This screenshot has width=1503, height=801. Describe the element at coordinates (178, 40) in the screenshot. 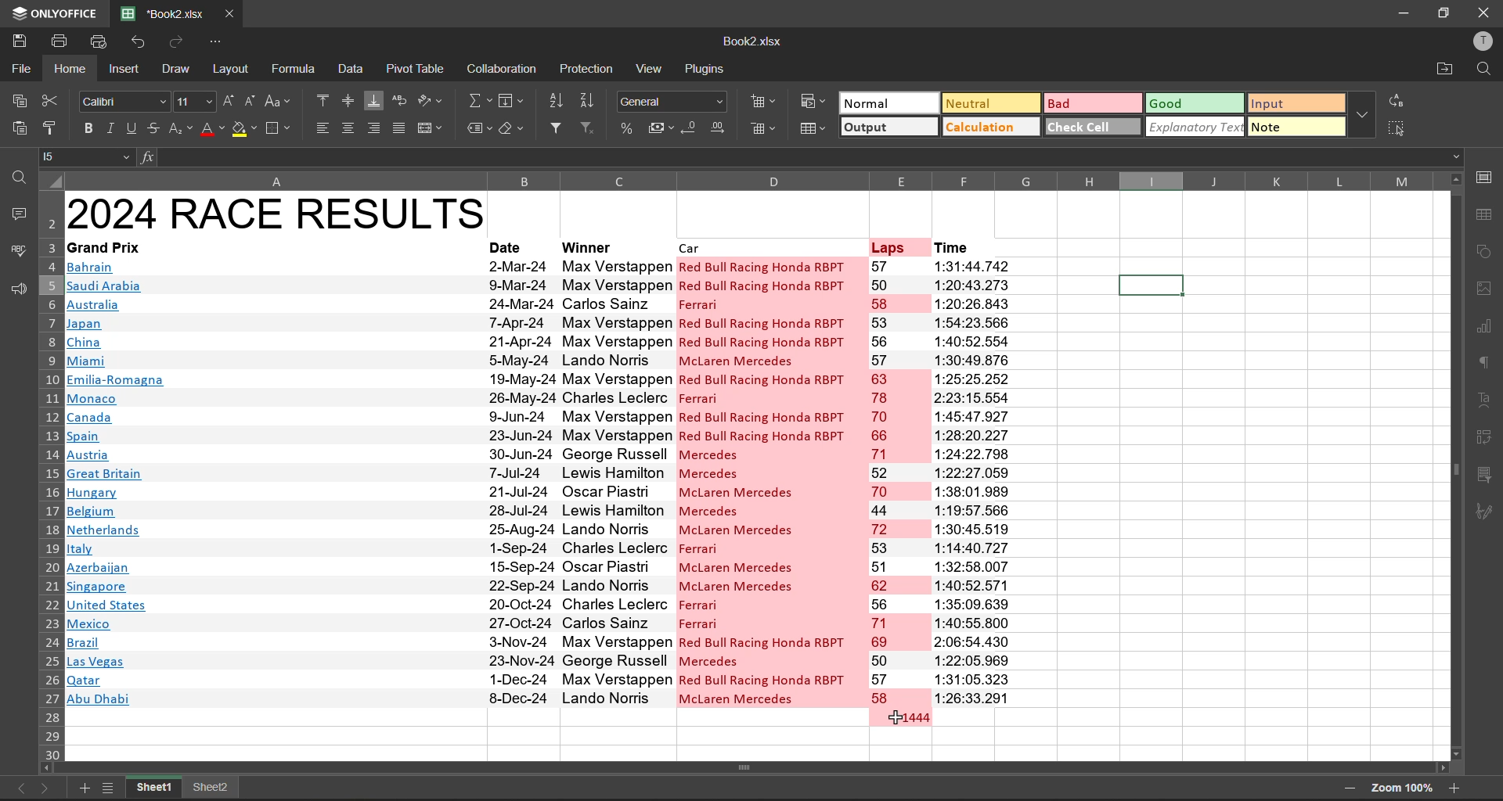

I see `redo` at that location.